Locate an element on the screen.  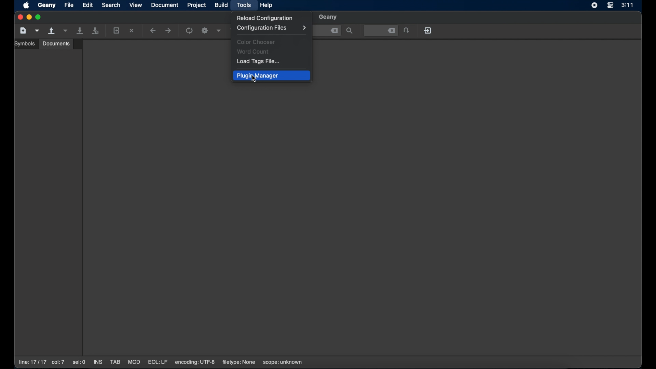
jump to the entered file is located at coordinates (381, 31).